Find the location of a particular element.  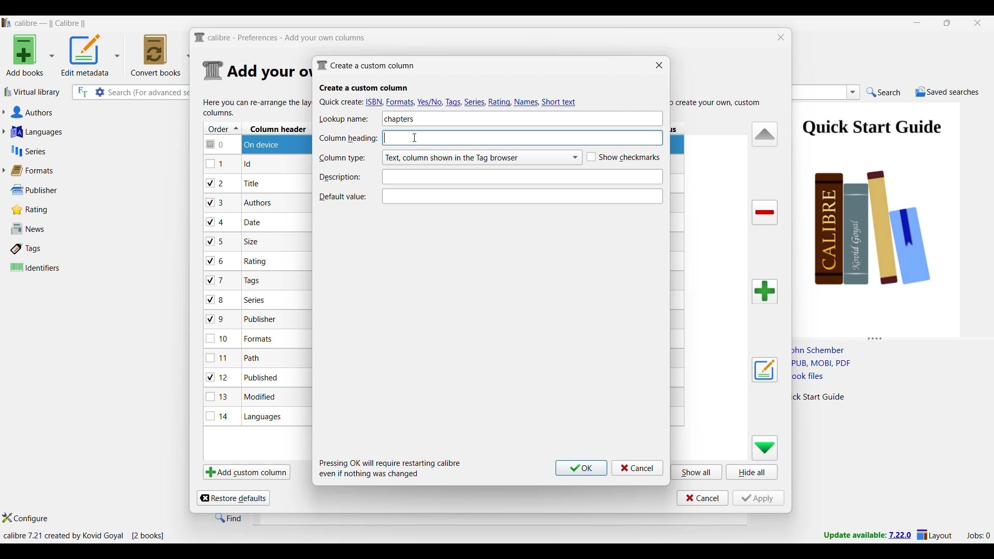

Saved searches is located at coordinates (947, 92).